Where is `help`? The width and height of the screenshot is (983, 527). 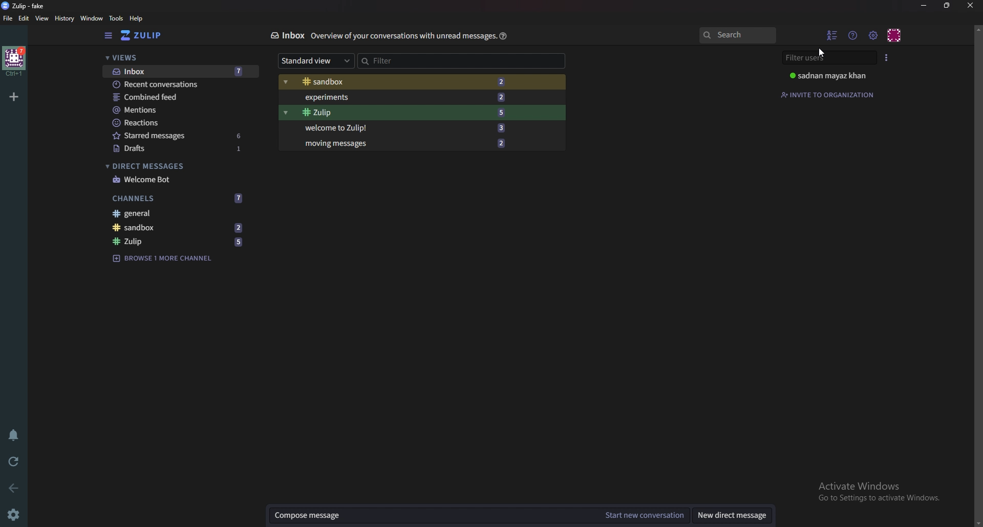
help is located at coordinates (504, 35).